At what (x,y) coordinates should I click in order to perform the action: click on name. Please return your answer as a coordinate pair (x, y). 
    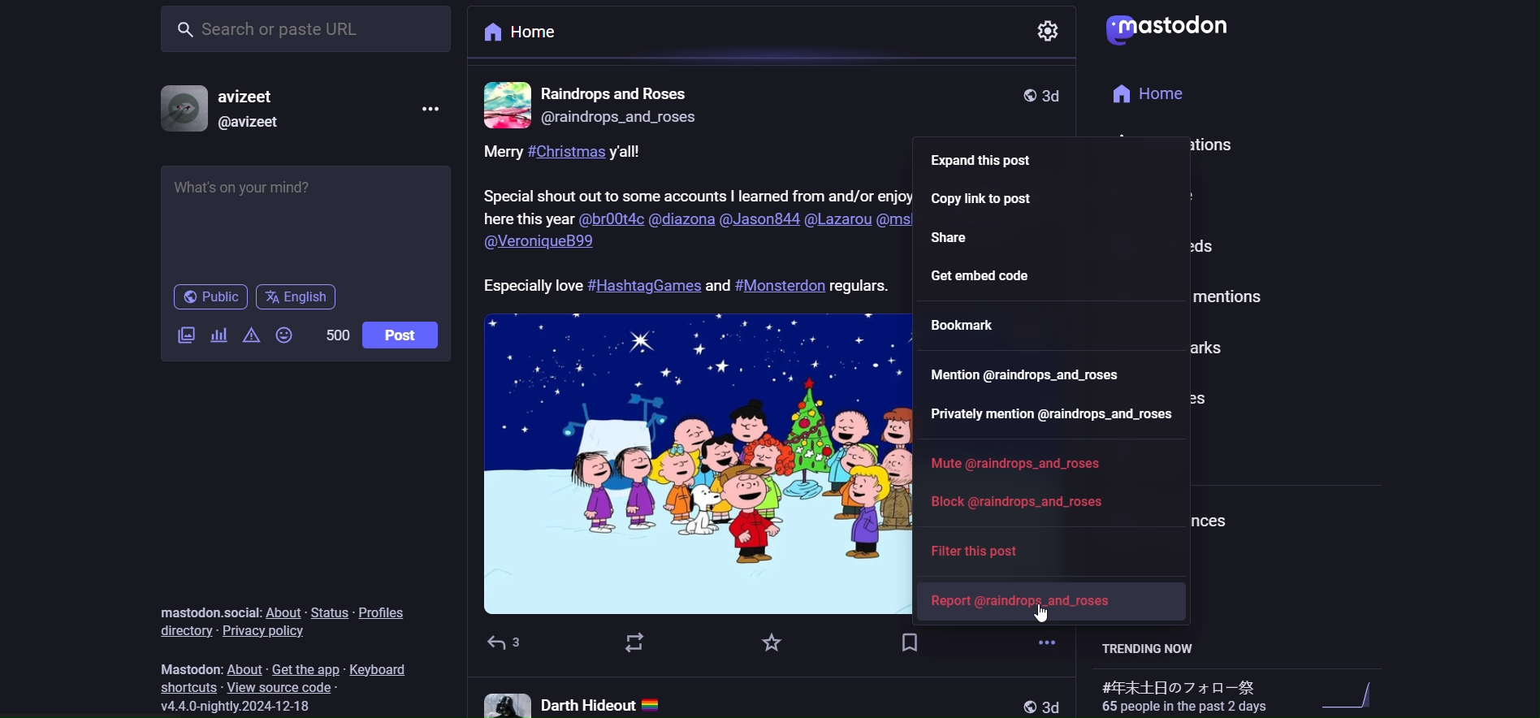
    Looking at the image, I should click on (251, 96).